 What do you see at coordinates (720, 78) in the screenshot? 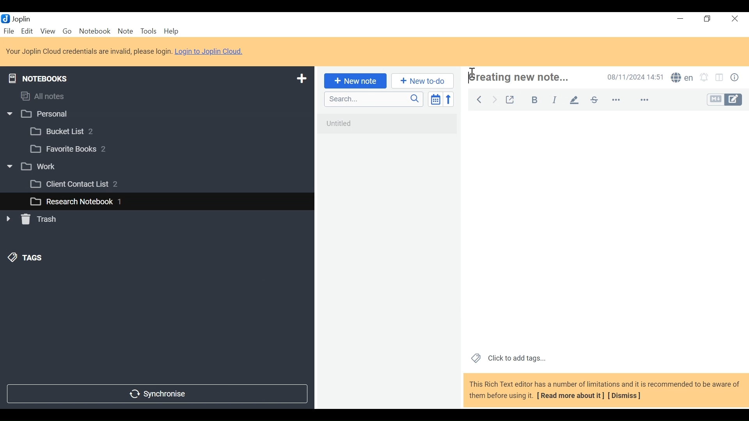
I see `Toggle Editor layout` at bounding box center [720, 78].